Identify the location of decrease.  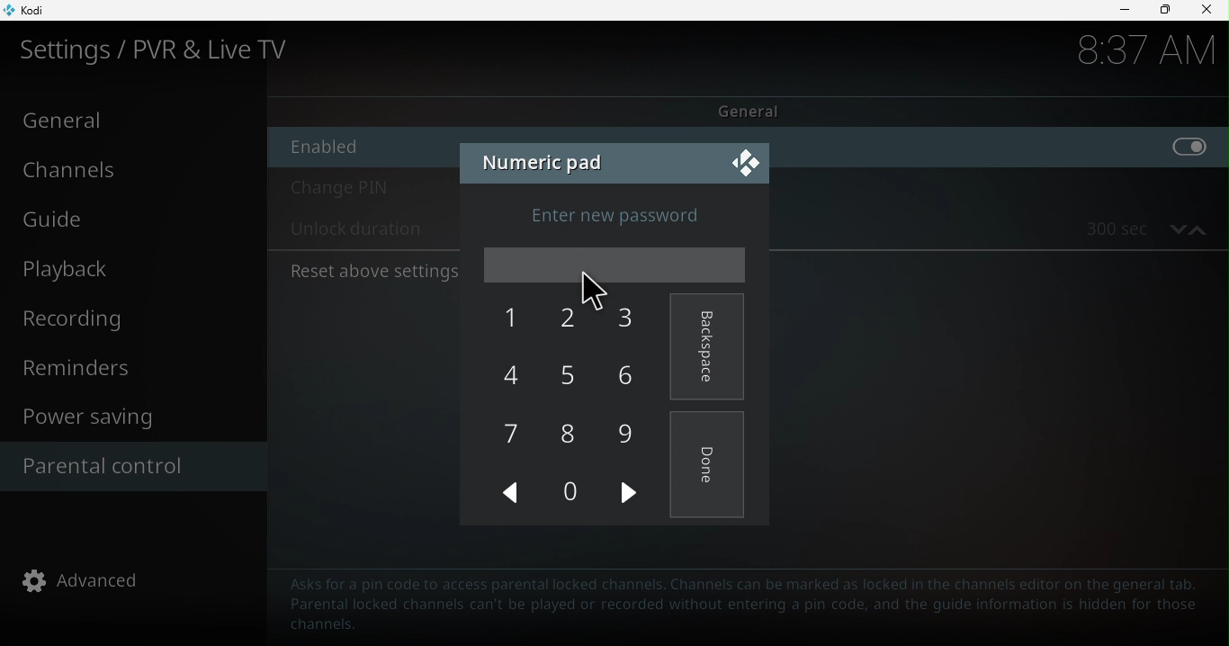
(1175, 228).